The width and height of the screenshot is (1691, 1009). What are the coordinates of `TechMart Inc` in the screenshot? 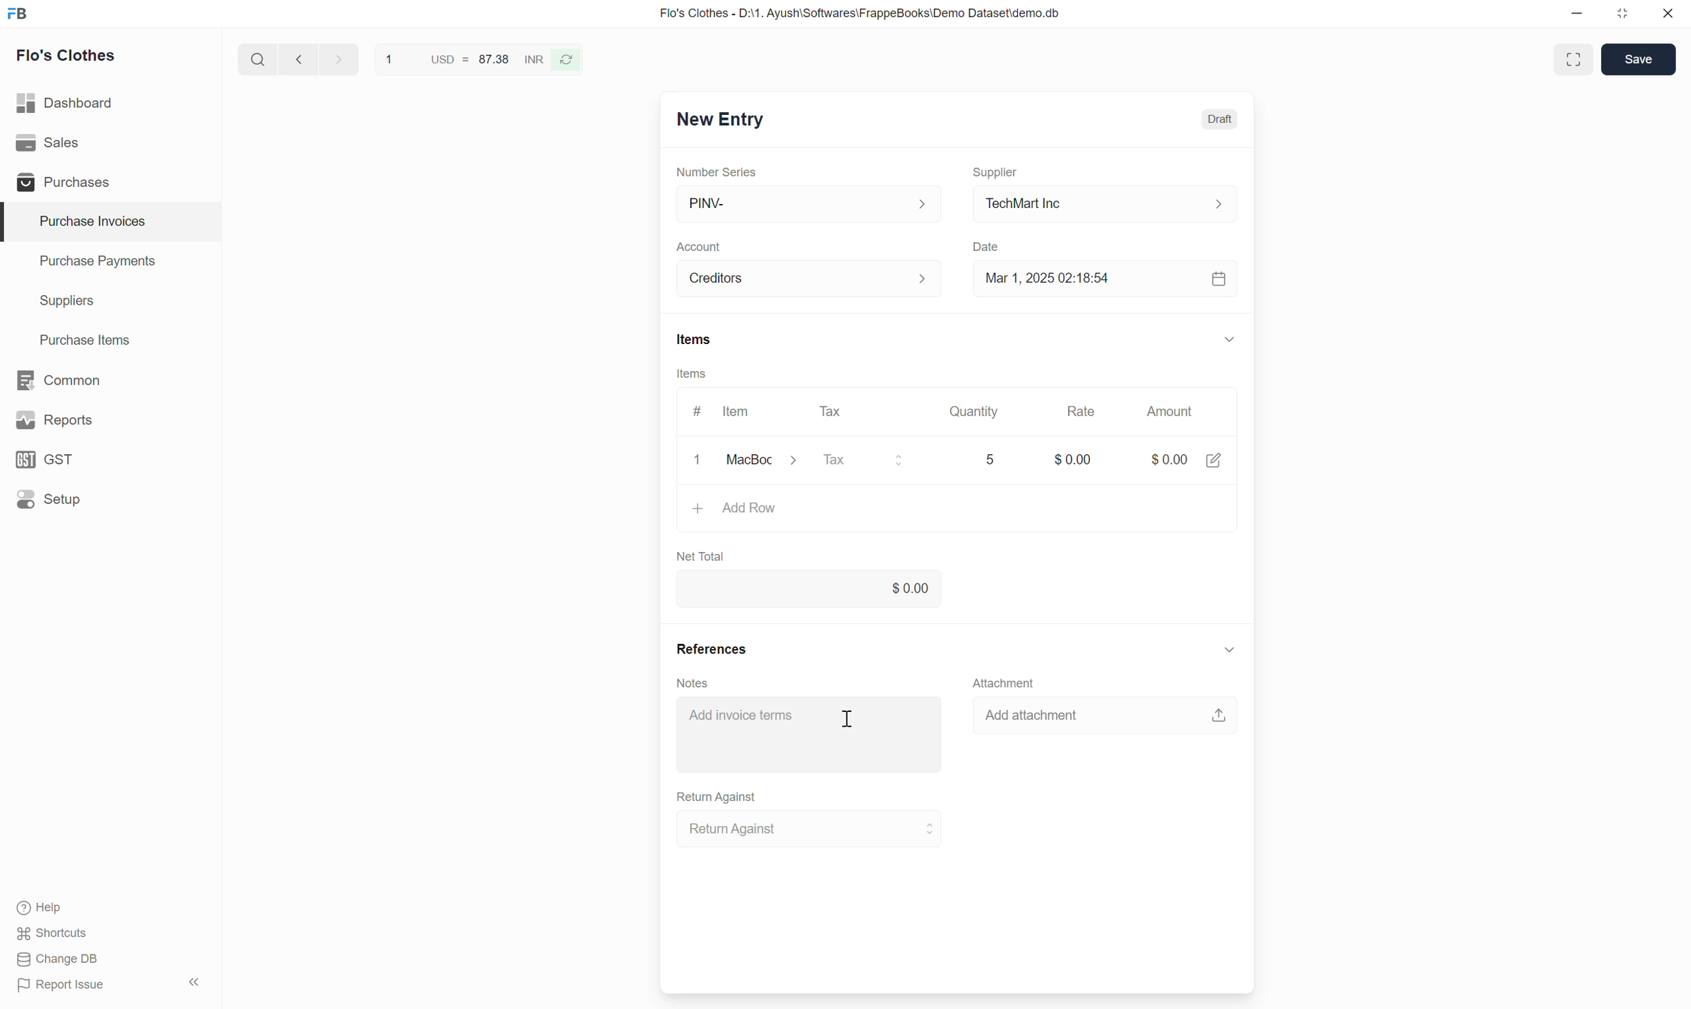 It's located at (1106, 205).